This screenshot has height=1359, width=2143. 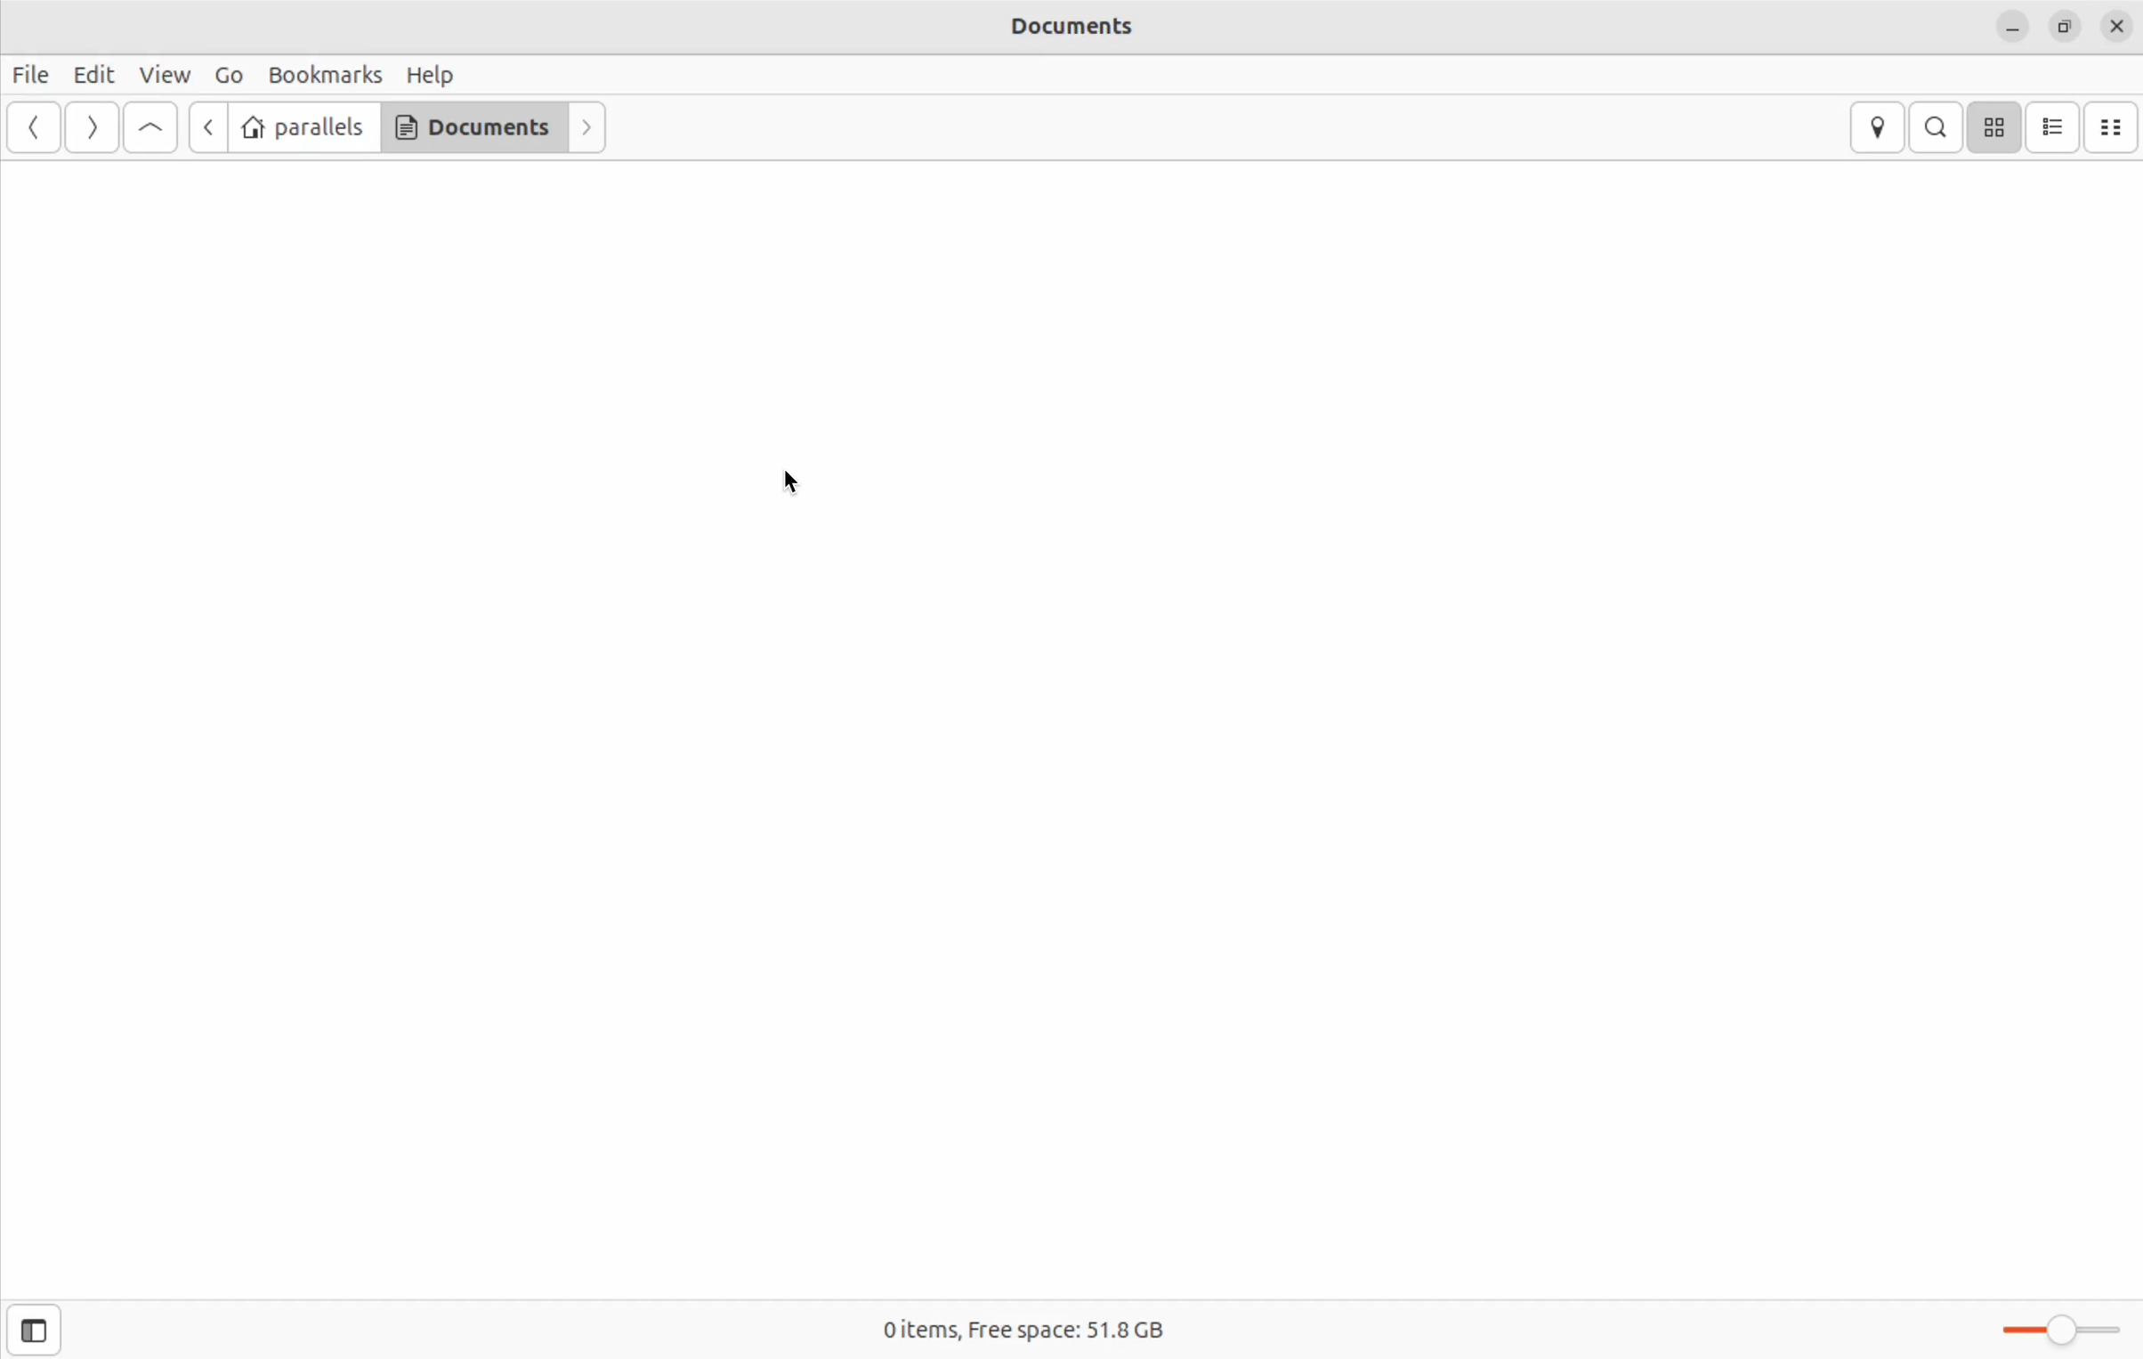 I want to click on back, so click(x=203, y=127).